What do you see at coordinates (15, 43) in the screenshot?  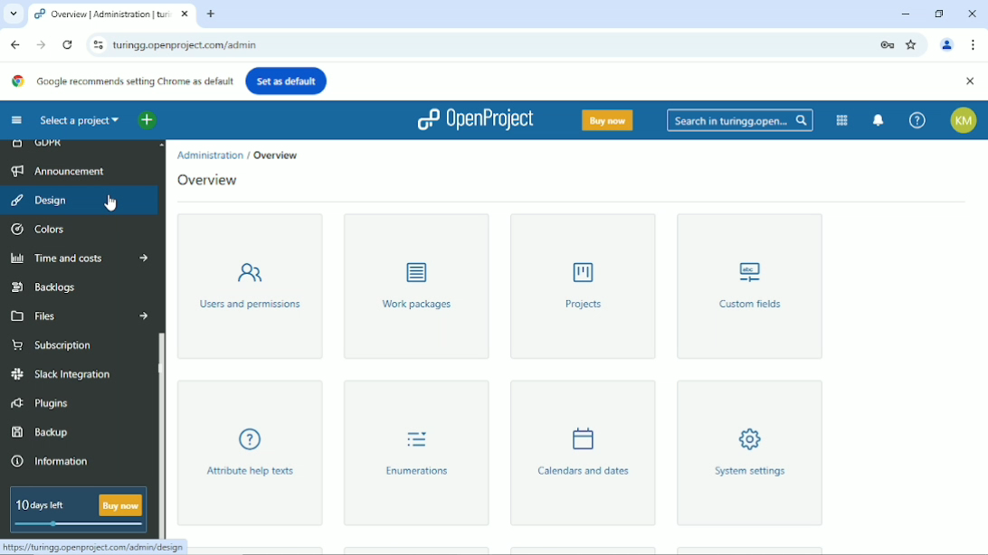 I see `Back` at bounding box center [15, 43].